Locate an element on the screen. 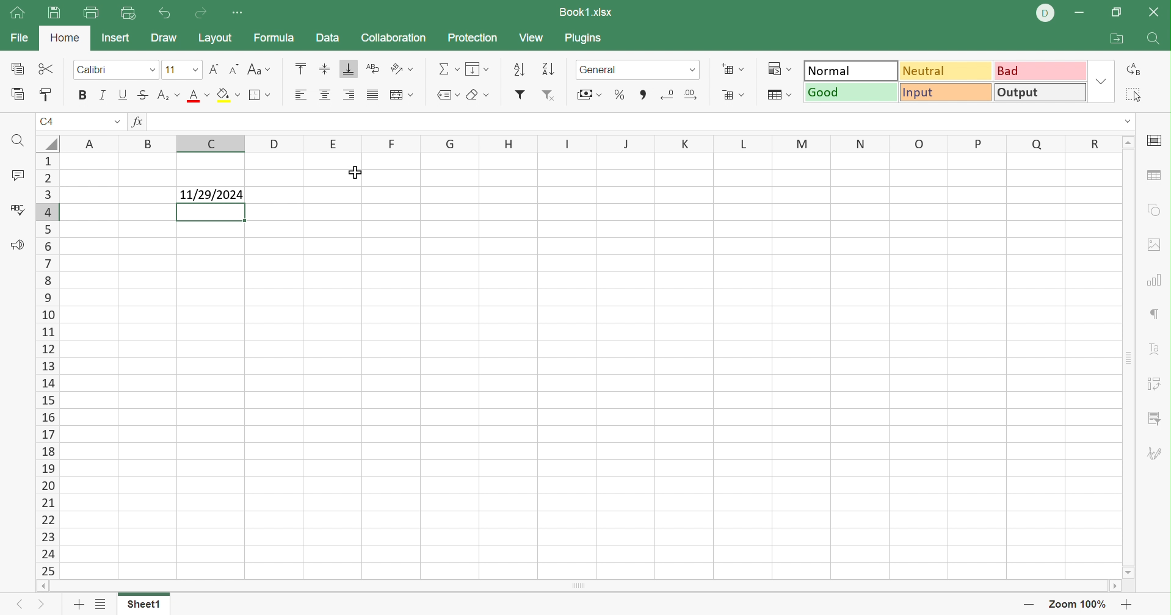  Good is located at coordinates (849, 92).